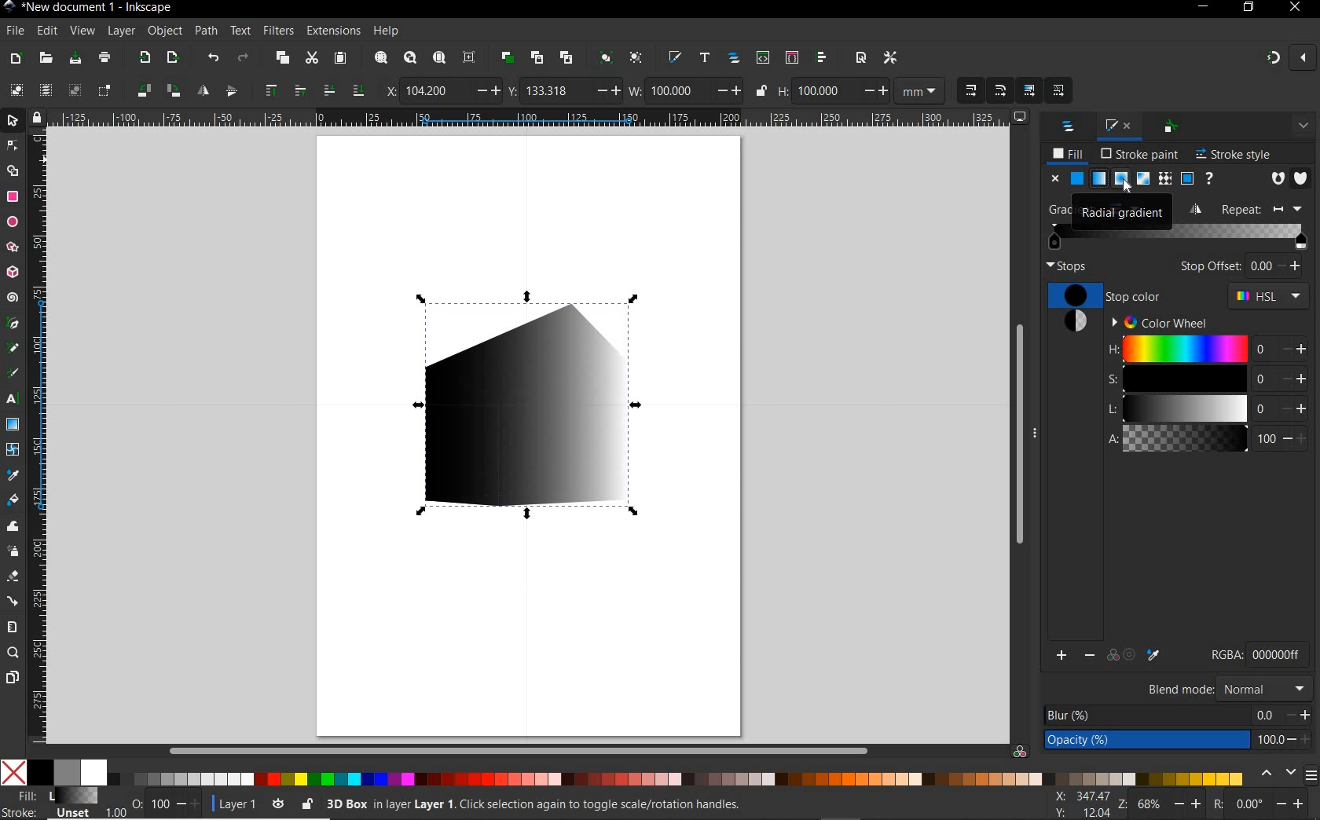  Describe the element at coordinates (38, 436) in the screenshot. I see `RULER` at that location.